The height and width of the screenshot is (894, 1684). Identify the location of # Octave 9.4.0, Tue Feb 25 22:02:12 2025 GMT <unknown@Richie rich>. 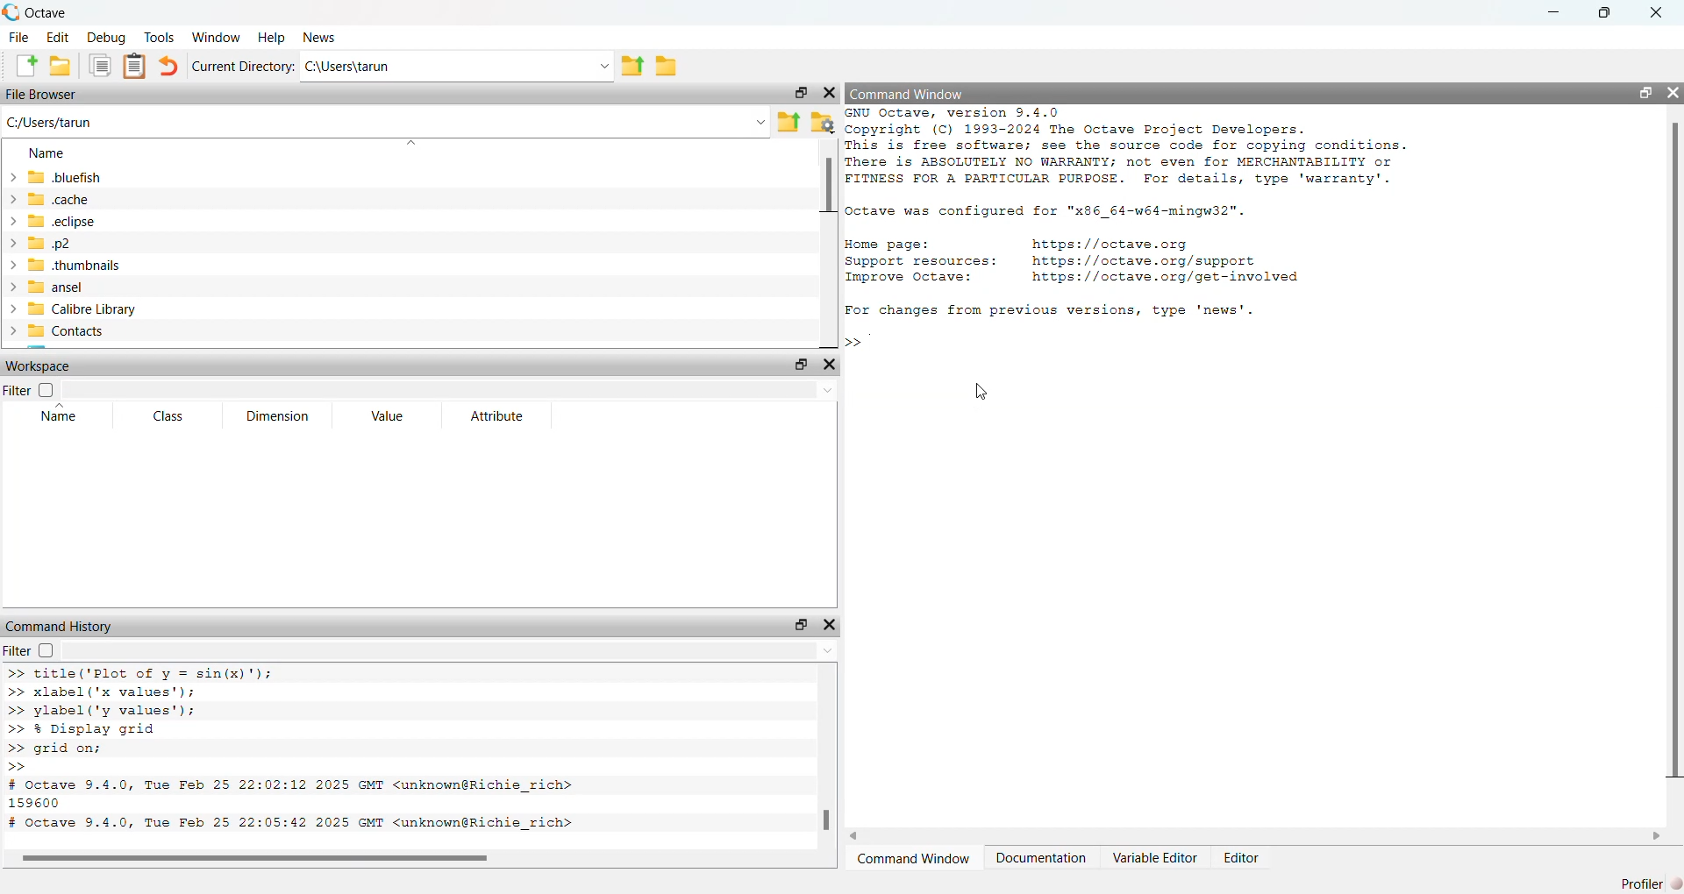
(296, 785).